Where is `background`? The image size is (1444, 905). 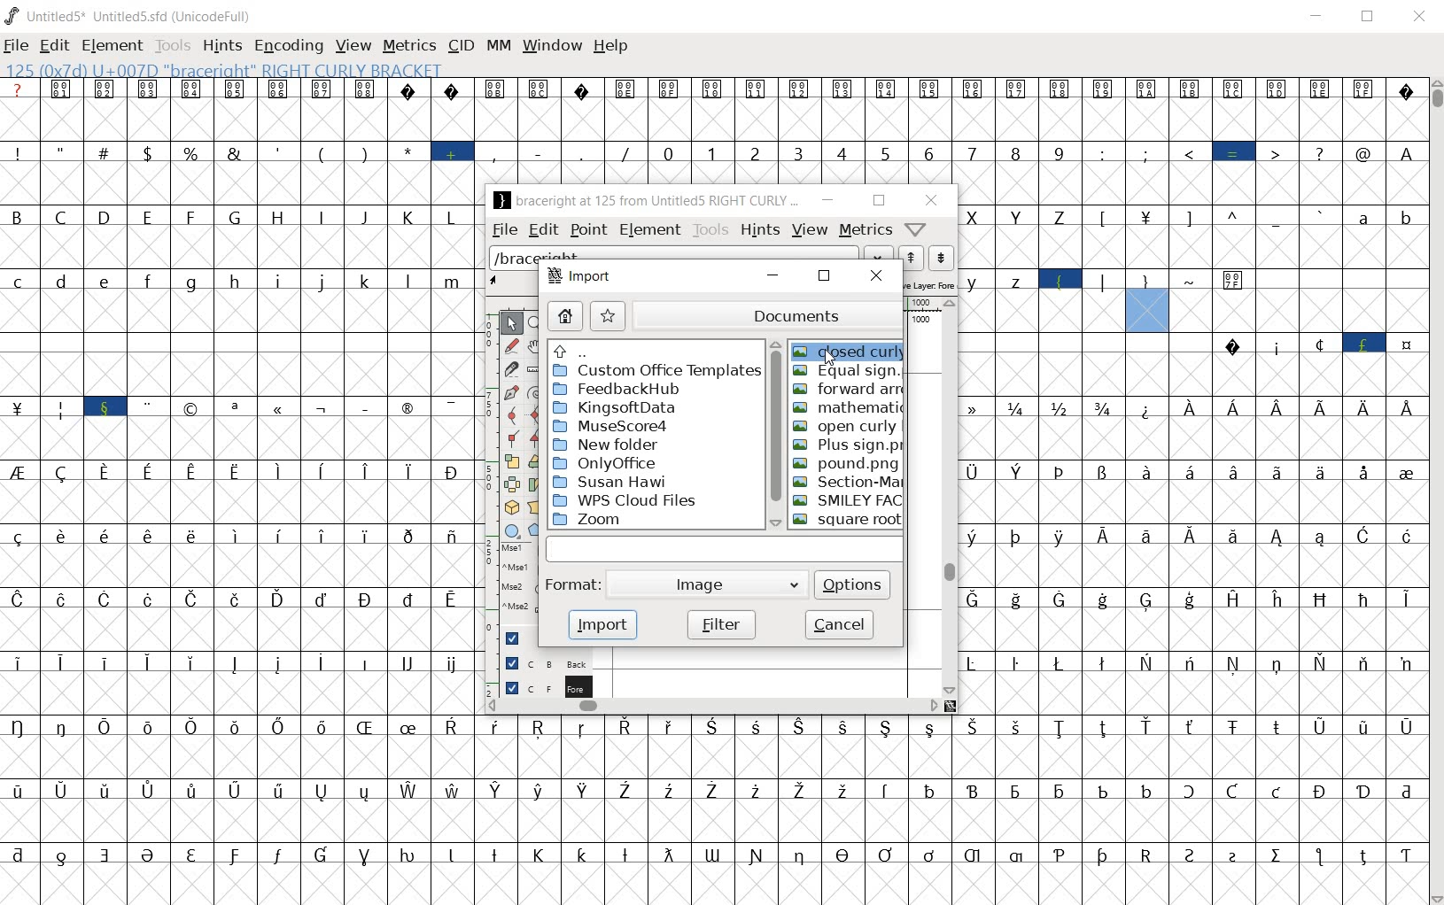
background is located at coordinates (538, 661).